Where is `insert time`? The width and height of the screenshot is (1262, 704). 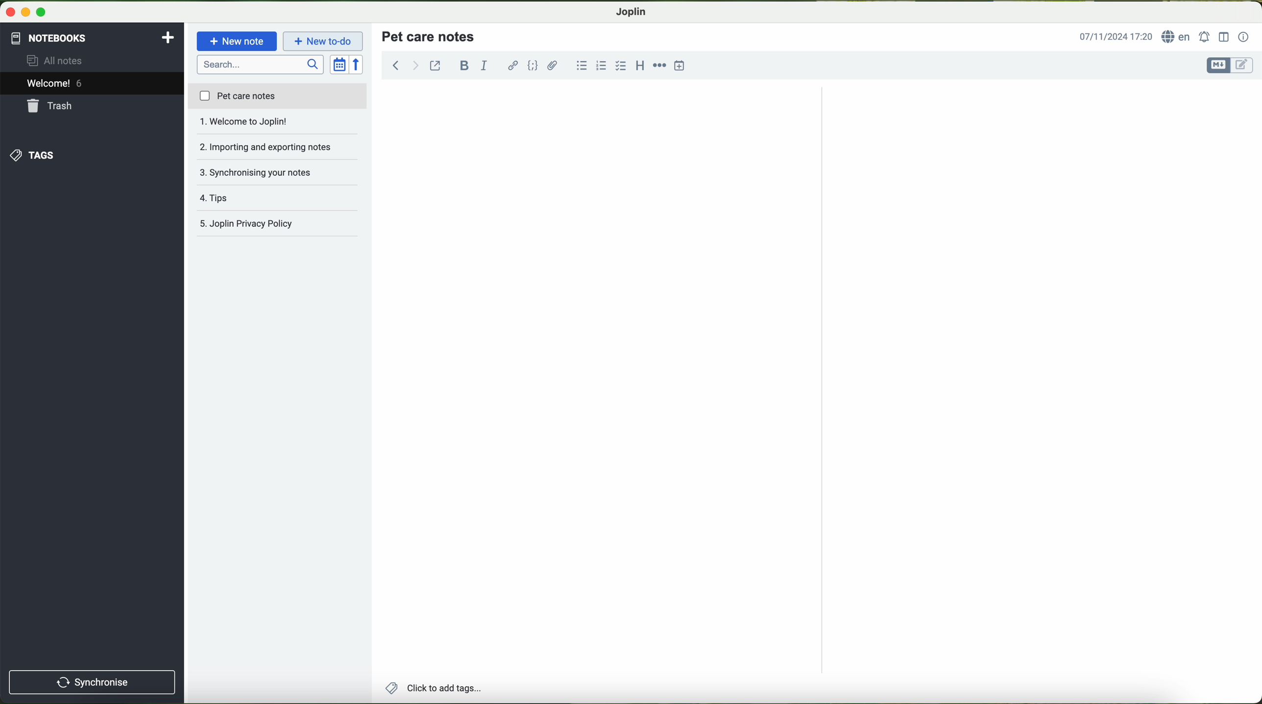 insert time is located at coordinates (680, 65).